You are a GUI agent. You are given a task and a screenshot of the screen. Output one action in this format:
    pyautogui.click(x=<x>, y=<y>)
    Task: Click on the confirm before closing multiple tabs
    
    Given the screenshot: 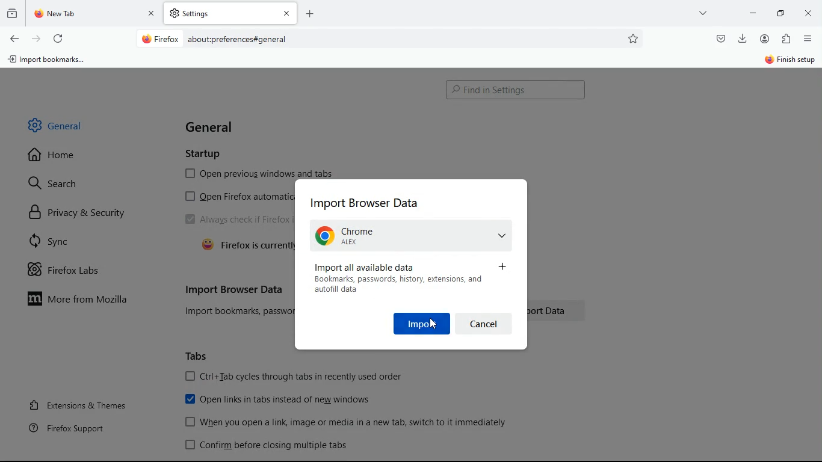 What is the action you would take?
    pyautogui.click(x=270, y=446)
    